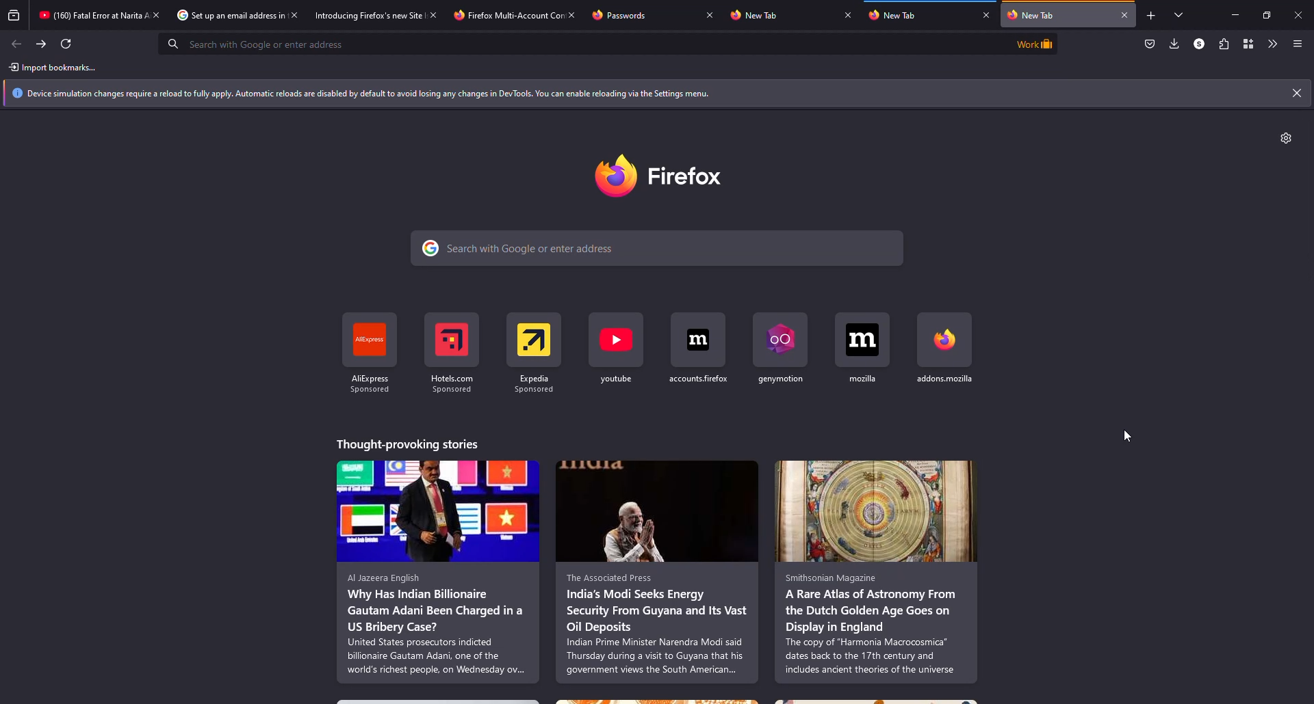 Image resolution: width=1314 pixels, height=704 pixels. I want to click on downloads, so click(1173, 44).